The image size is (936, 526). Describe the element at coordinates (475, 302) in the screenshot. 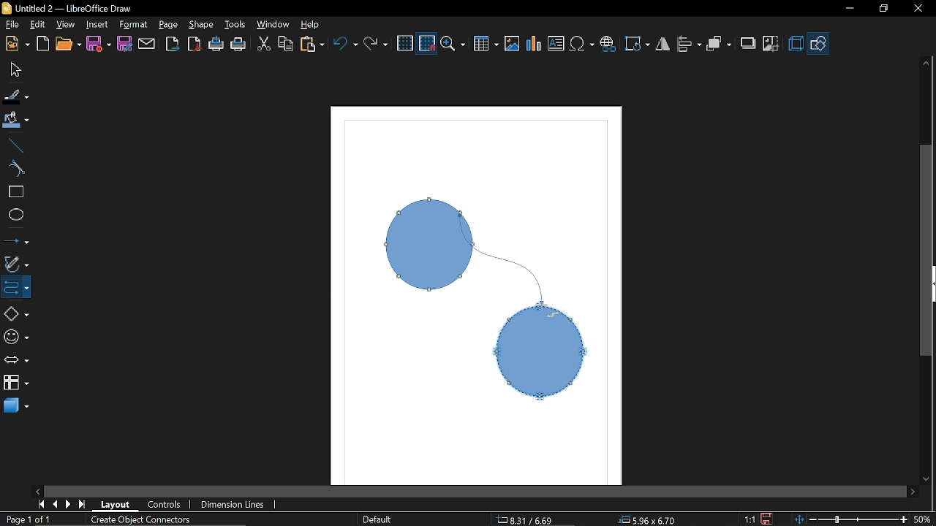

I see `Current shapes` at that location.